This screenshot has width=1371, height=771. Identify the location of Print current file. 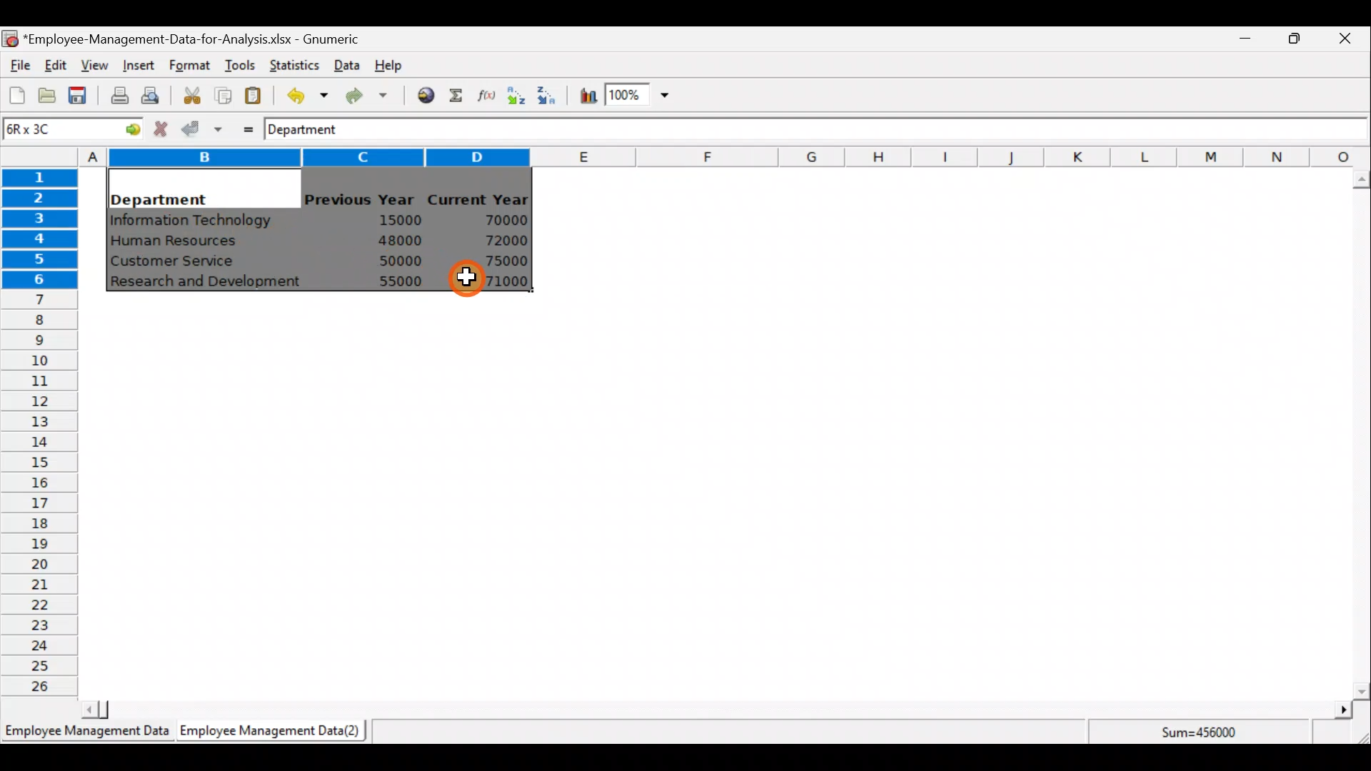
(119, 95).